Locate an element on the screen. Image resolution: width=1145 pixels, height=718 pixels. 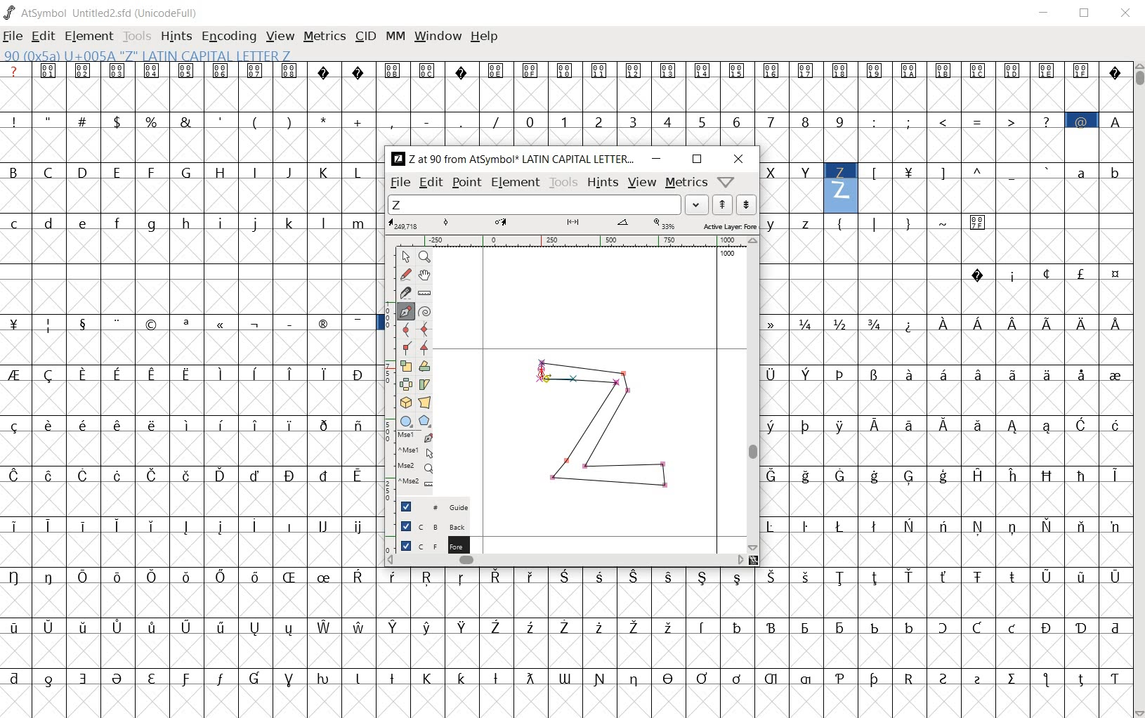
POINTER is located at coordinates (405, 257).